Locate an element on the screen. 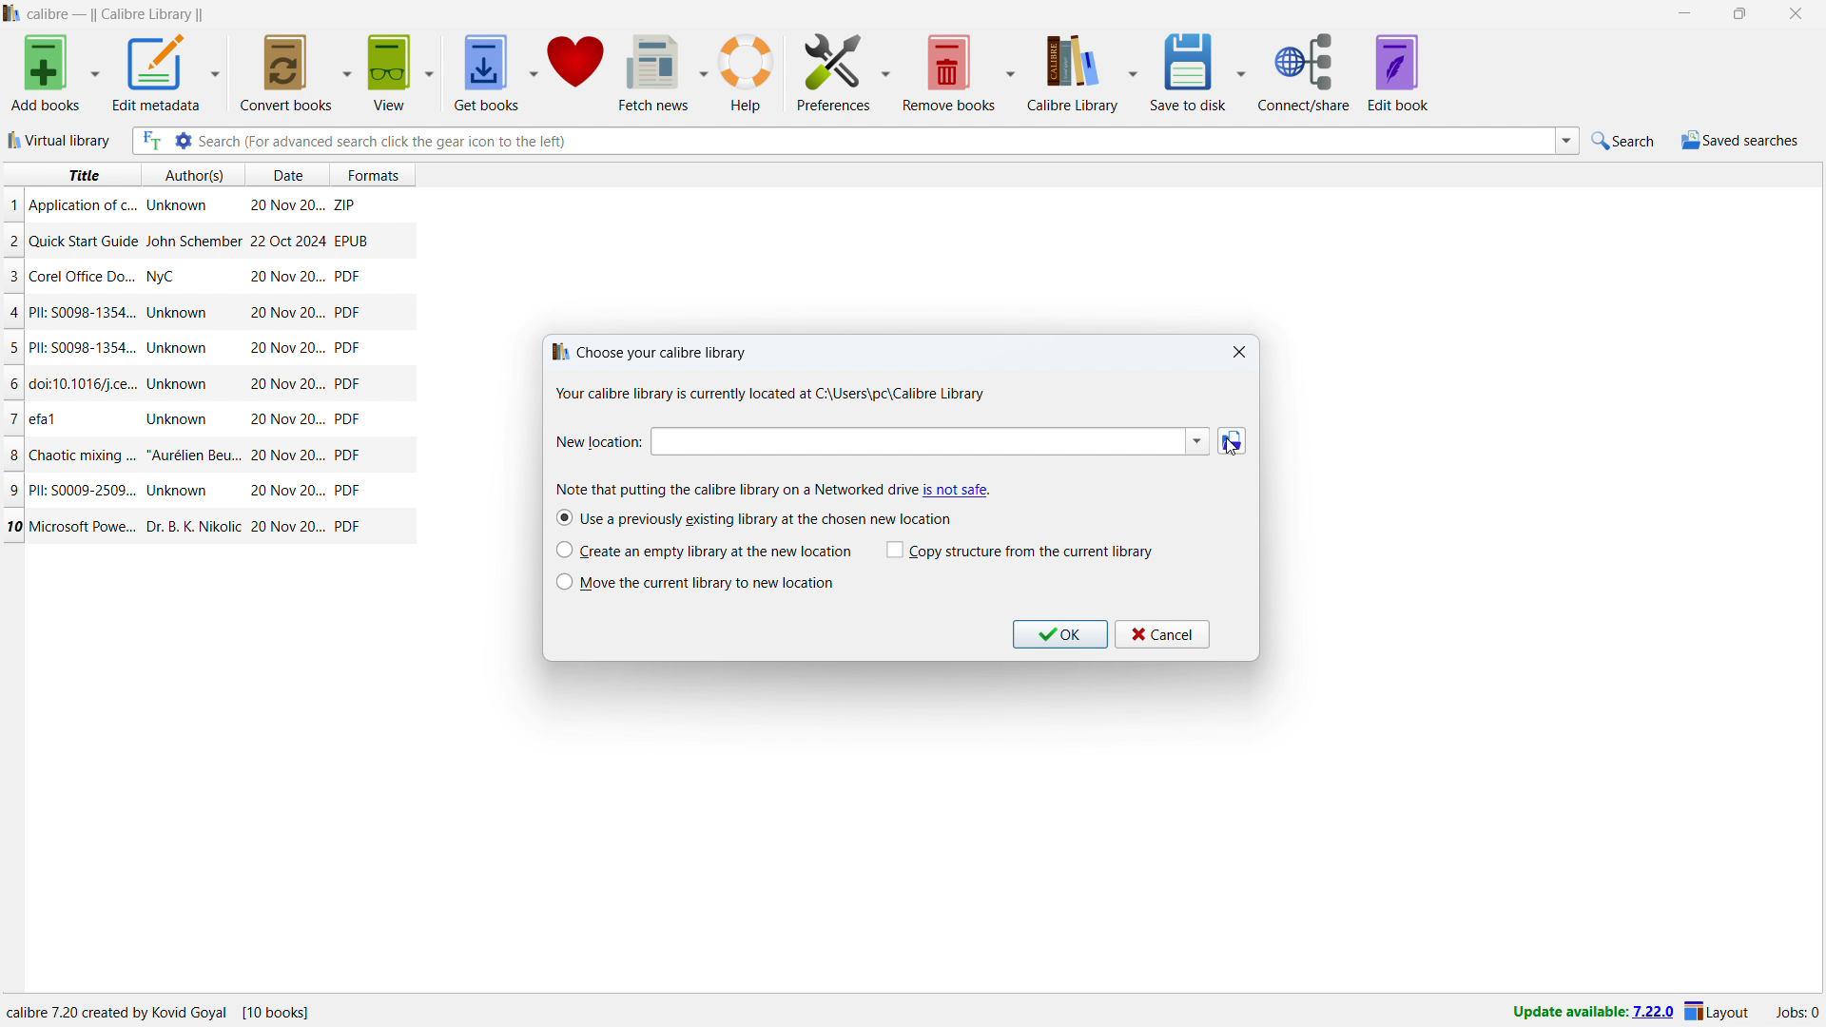 The width and height of the screenshot is (1826, 1027). Date is located at coordinates (284, 385).